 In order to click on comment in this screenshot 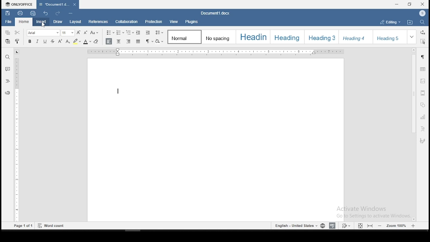, I will do `click(7, 68)`.